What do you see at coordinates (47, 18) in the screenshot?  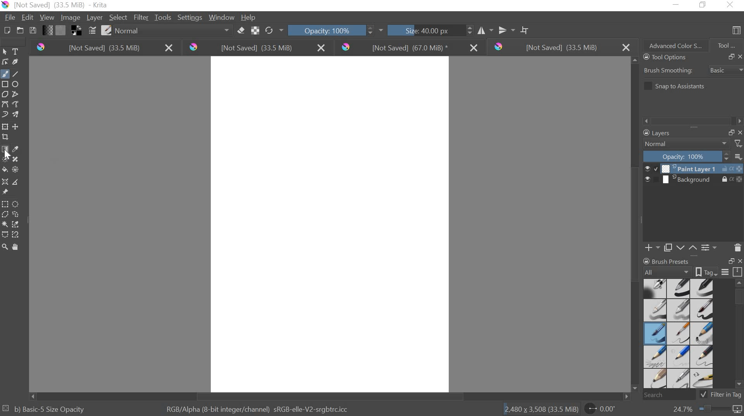 I see `VIEW` at bounding box center [47, 18].